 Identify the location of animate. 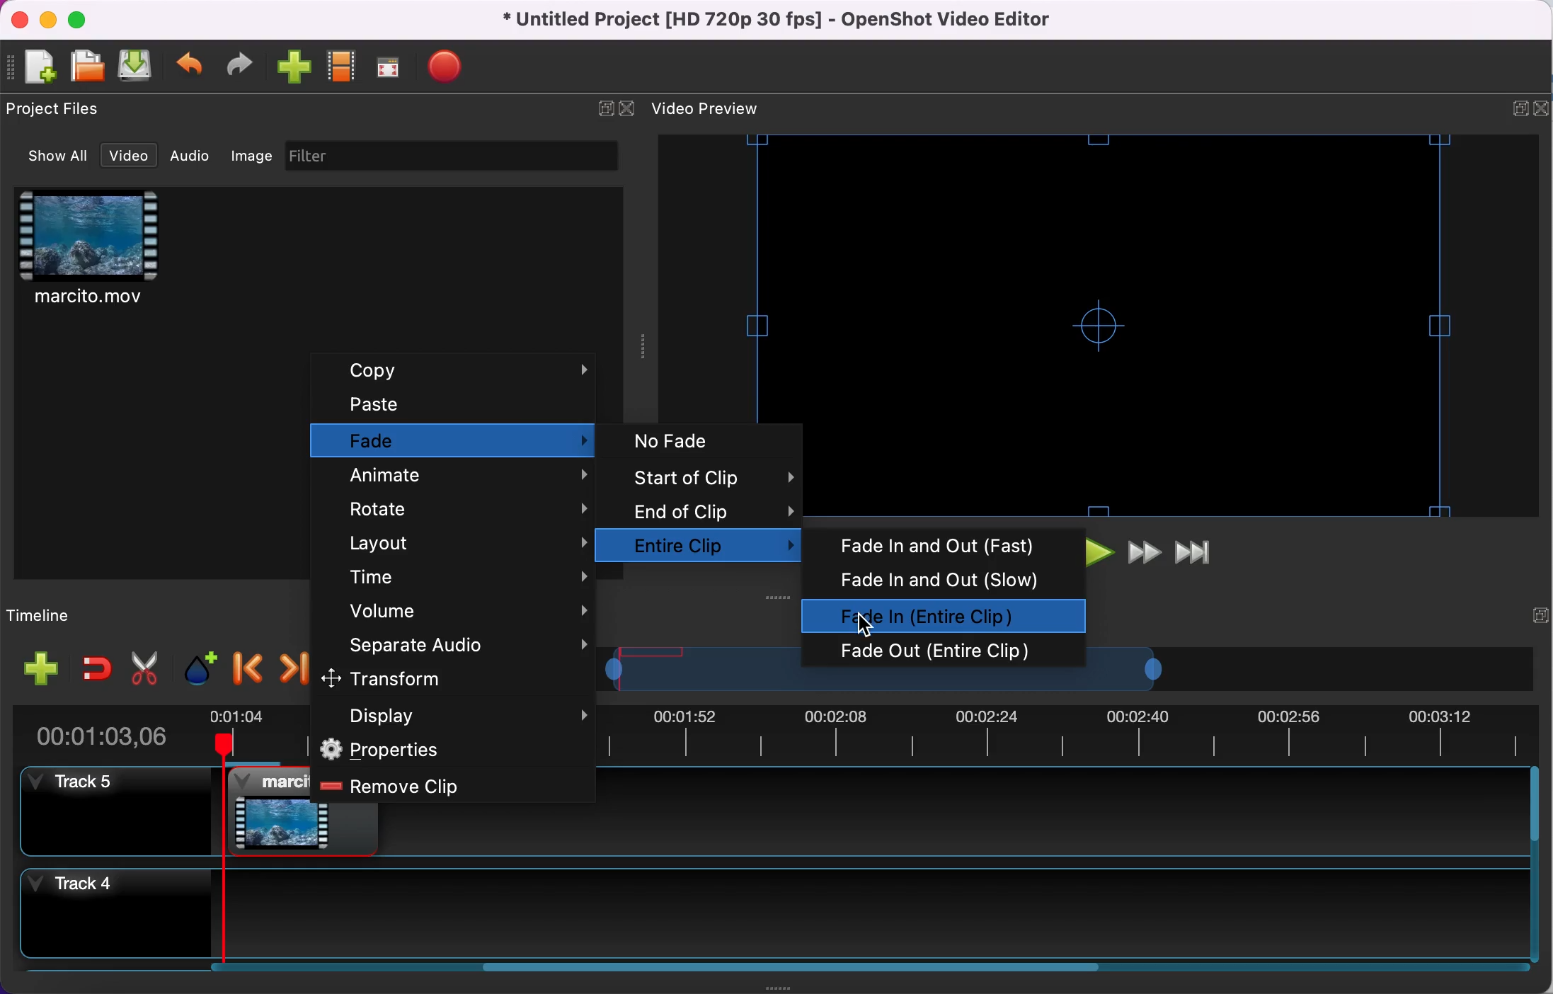
(463, 479).